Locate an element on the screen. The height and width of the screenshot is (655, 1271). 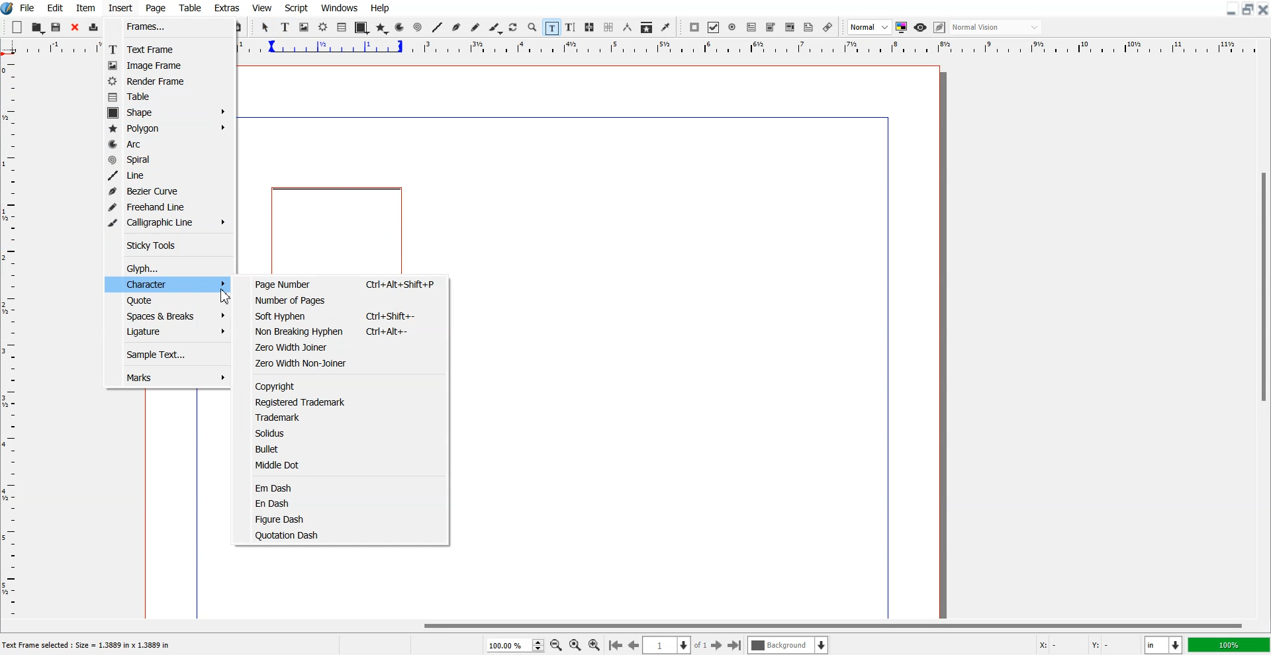
Zoom to 100% is located at coordinates (575, 646).